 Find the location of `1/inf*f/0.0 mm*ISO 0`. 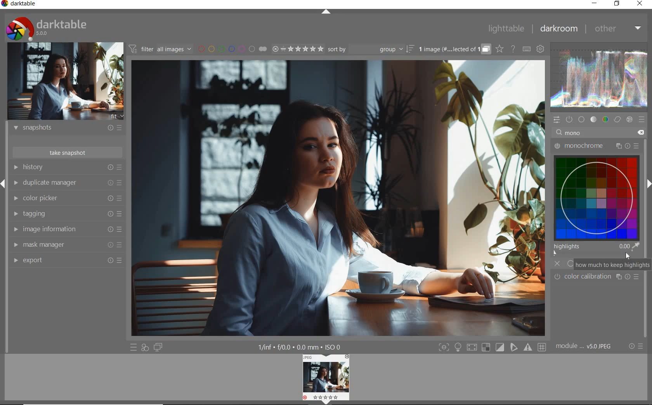

1/inf*f/0.0 mm*ISO 0 is located at coordinates (300, 347).